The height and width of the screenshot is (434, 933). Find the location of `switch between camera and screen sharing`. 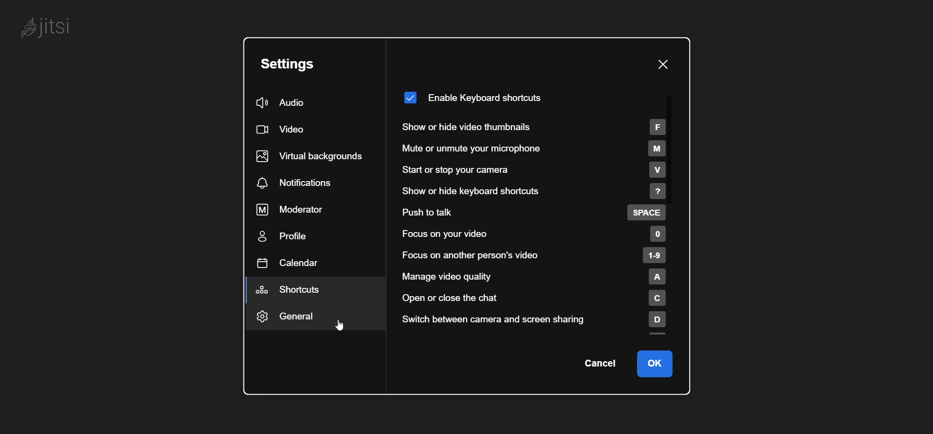

switch between camera and screen sharing is located at coordinates (546, 319).